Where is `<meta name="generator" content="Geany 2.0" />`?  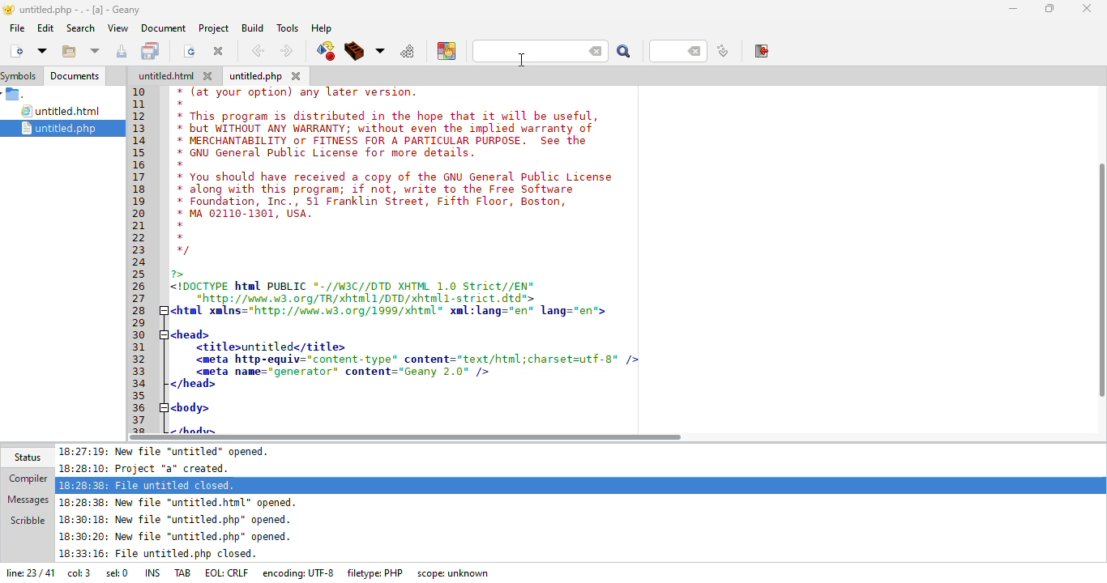
<meta name="generator" content="Geany 2.0" /> is located at coordinates (344, 372).